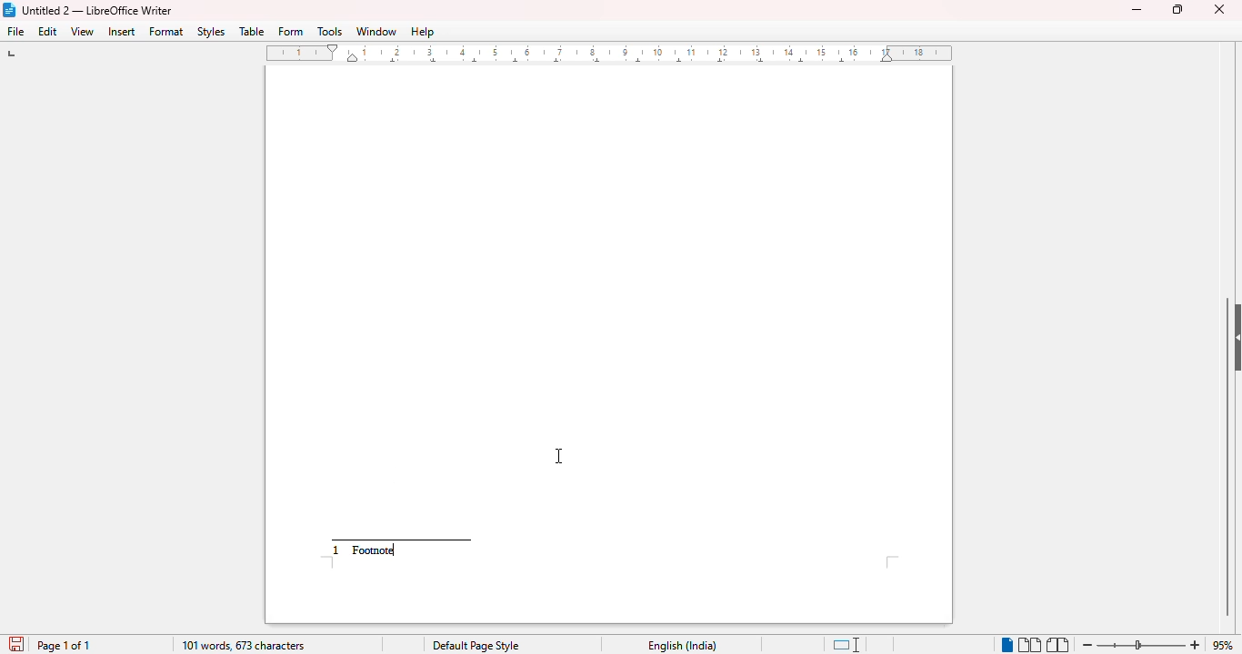 This screenshot has width=1242, height=654. I want to click on zoom out, so click(1088, 645).